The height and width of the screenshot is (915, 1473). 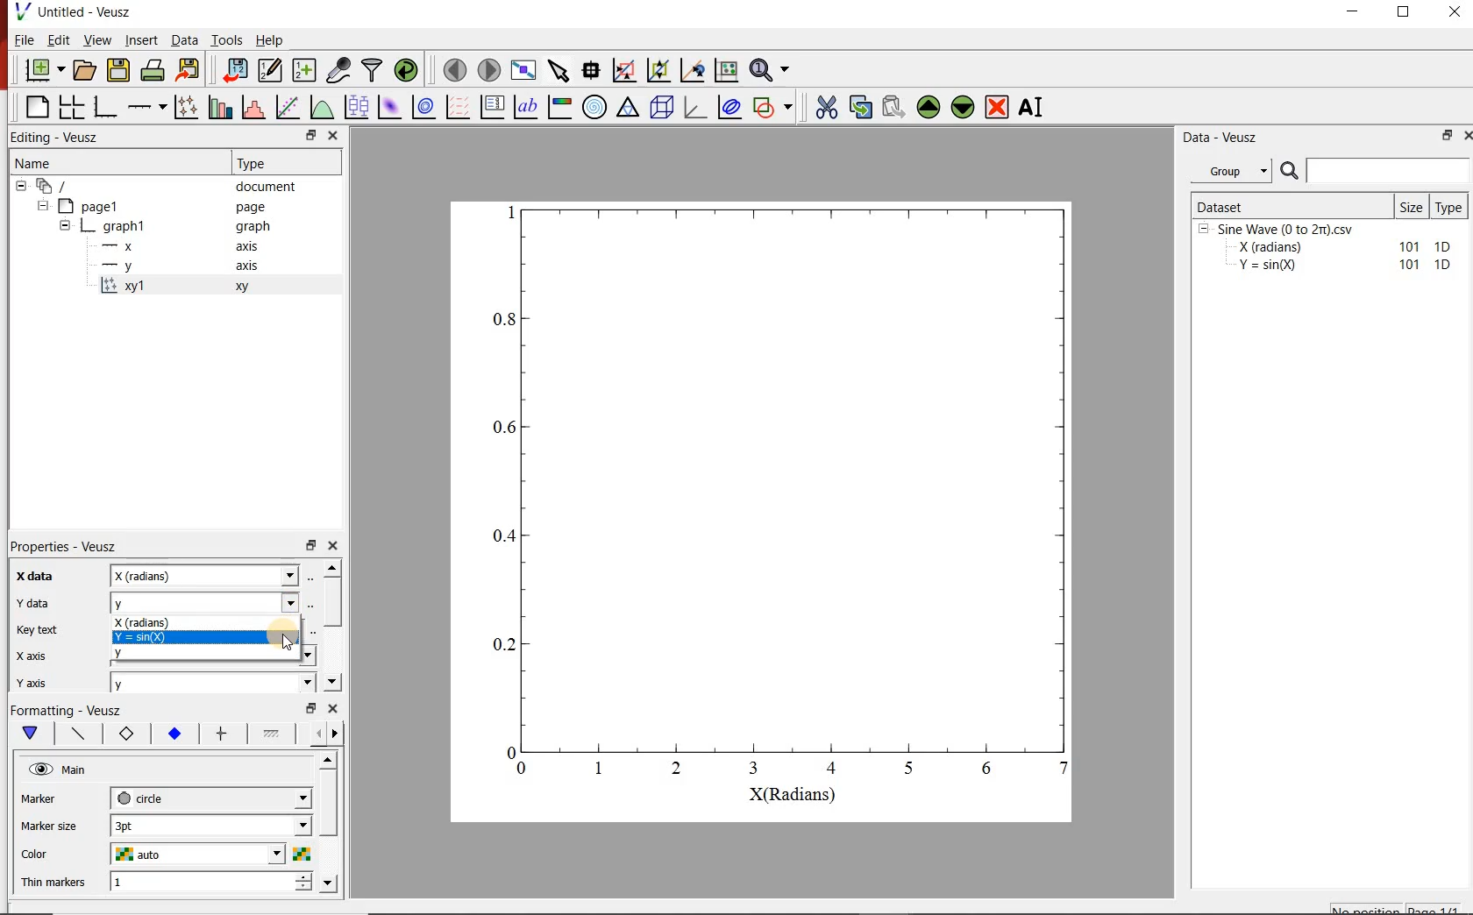 I want to click on Down, so click(x=332, y=682).